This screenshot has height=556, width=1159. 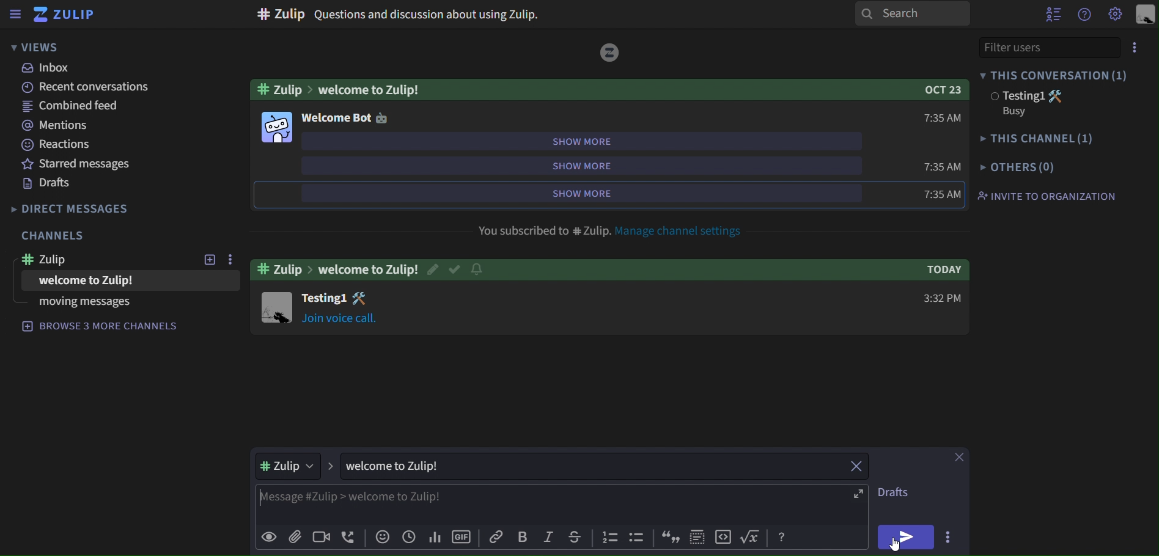 What do you see at coordinates (68, 15) in the screenshot?
I see `zulip` at bounding box center [68, 15].